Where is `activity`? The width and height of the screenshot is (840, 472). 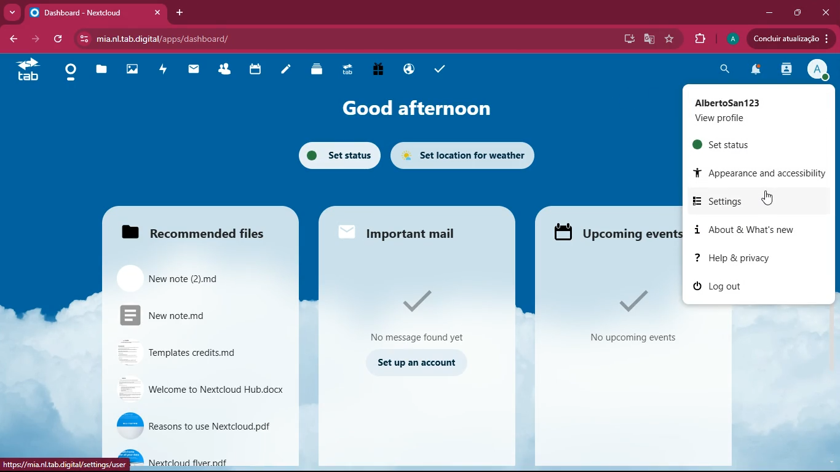
activity is located at coordinates (785, 69).